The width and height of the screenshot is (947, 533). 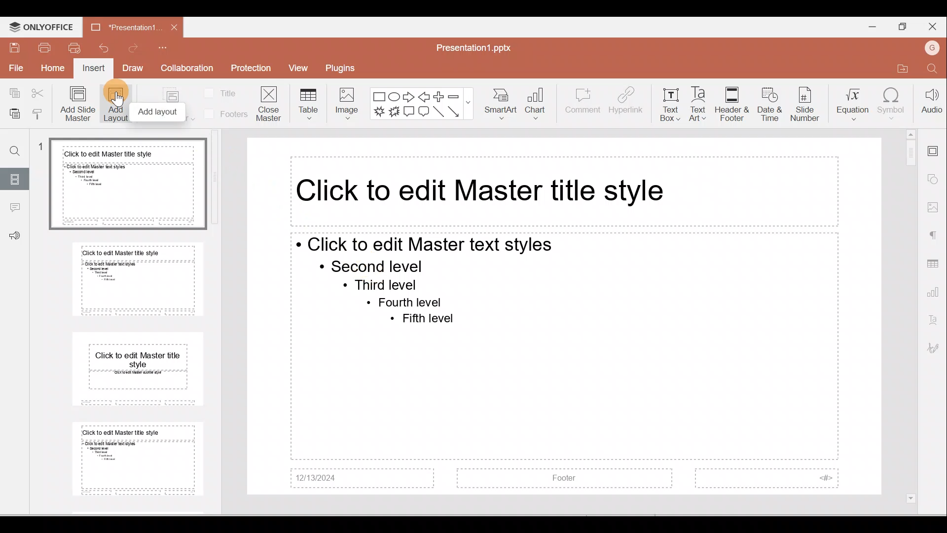 I want to click on Image, so click(x=346, y=103).